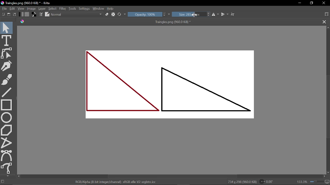 Image resolution: width=330 pixels, height=185 pixels. I want to click on Close tab, so click(324, 22).